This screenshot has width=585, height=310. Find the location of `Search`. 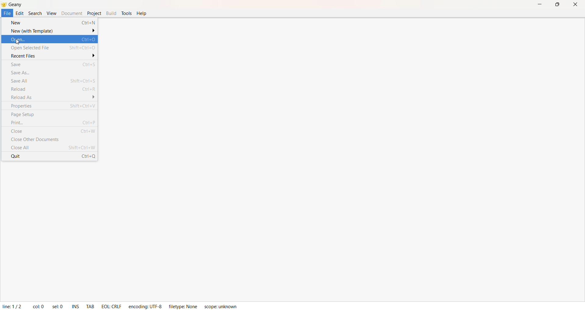

Search is located at coordinates (35, 14).